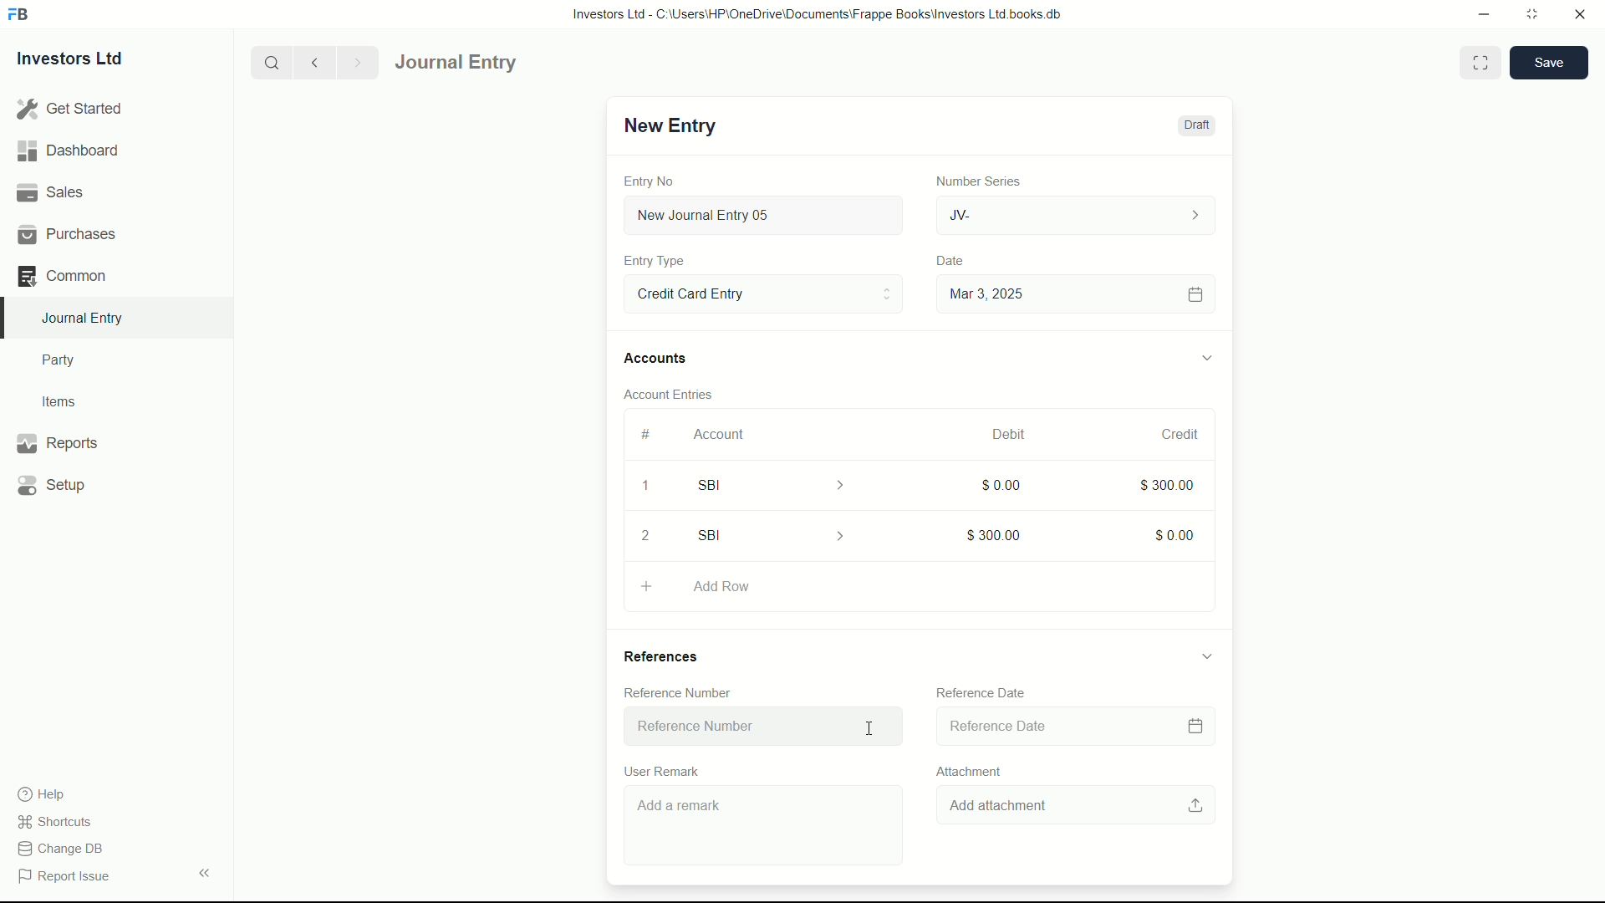 The width and height of the screenshot is (1605, 903). Describe the element at coordinates (993, 484) in the screenshot. I see `$0.00` at that location.